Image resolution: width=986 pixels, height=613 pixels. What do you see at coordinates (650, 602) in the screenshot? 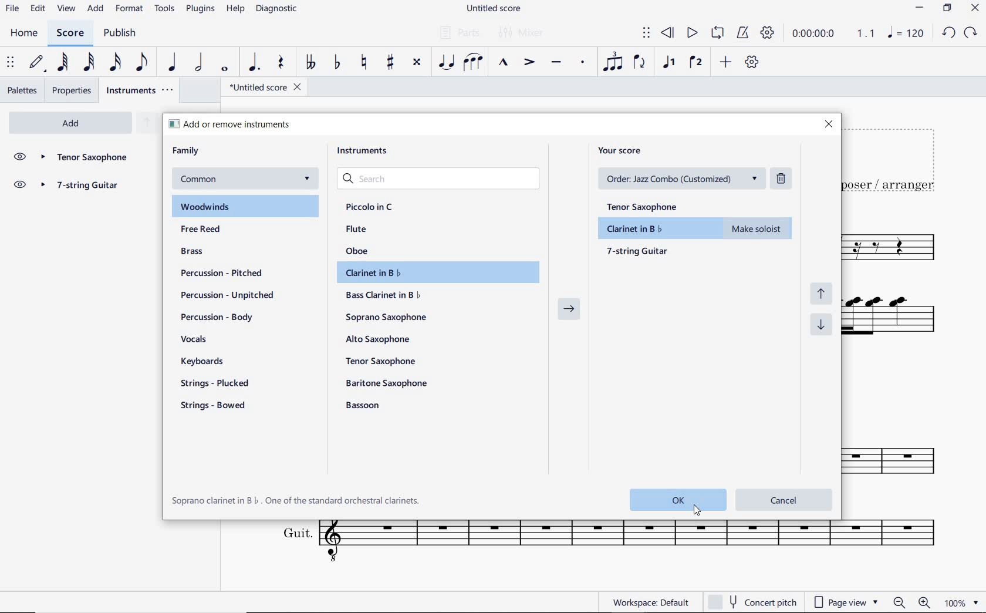
I see `workspace default` at bounding box center [650, 602].